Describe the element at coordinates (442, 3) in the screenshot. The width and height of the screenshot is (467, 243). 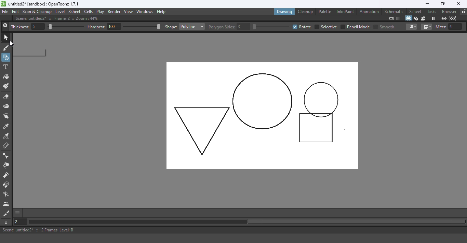
I see `Maximize` at that location.